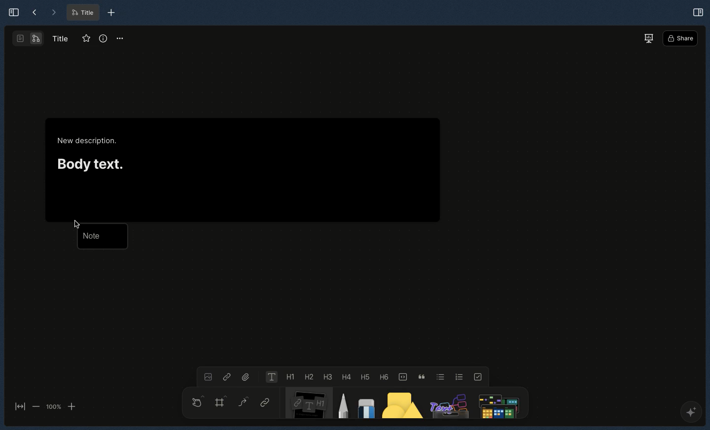 This screenshot has width=710, height=430. Describe the element at coordinates (265, 403) in the screenshot. I see `Link` at that location.